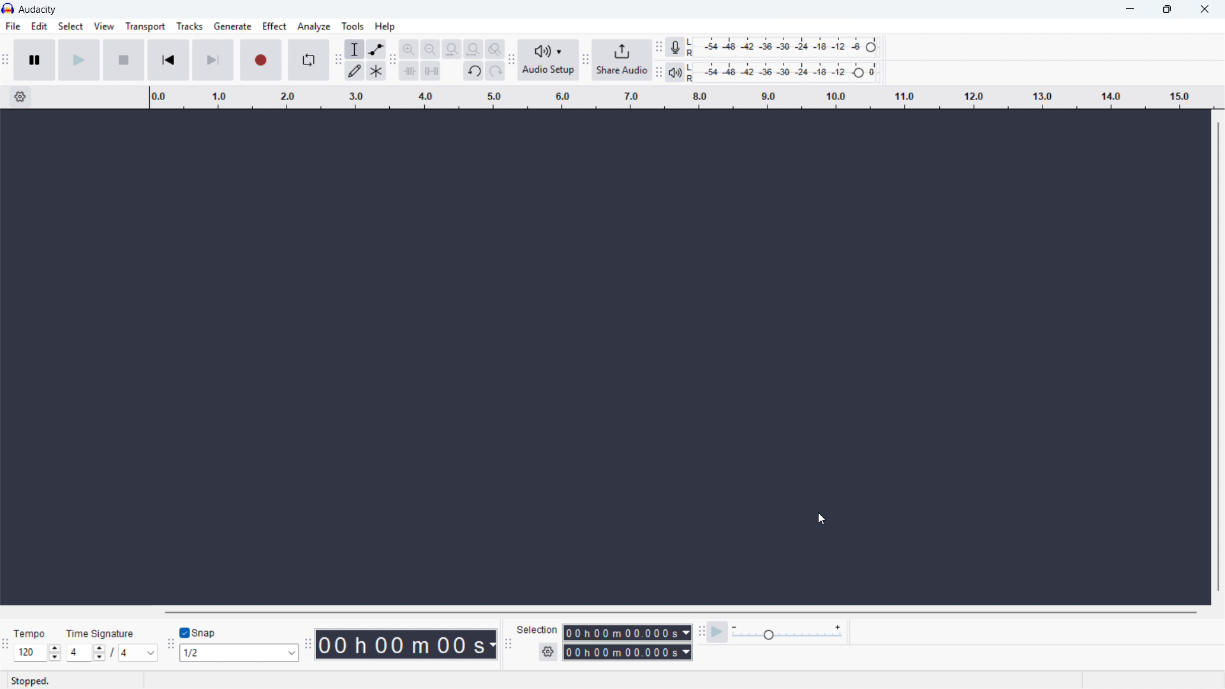 This screenshot has height=689, width=1225. Describe the element at coordinates (473, 71) in the screenshot. I see `undo` at that location.